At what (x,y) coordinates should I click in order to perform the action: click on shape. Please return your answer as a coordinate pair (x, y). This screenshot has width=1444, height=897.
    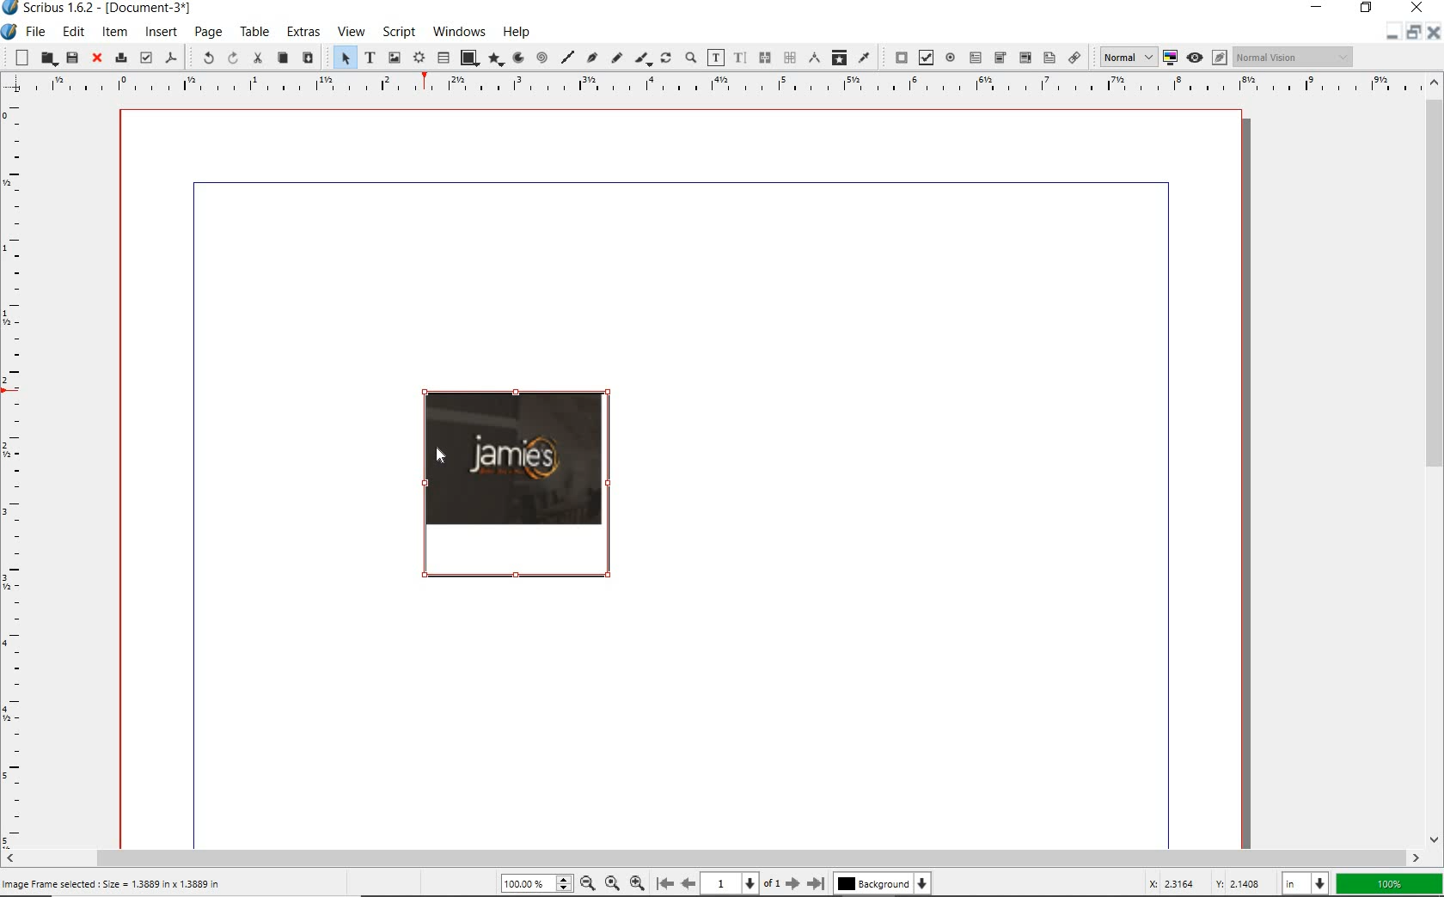
    Looking at the image, I should click on (468, 58).